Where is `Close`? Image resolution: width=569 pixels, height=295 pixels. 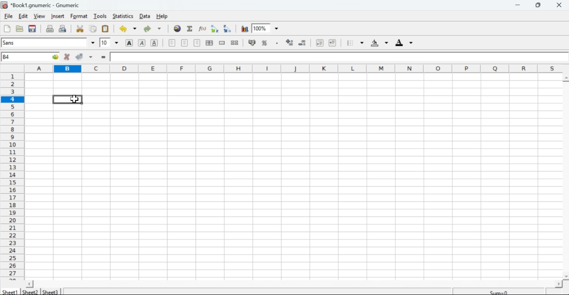
Close is located at coordinates (561, 5).